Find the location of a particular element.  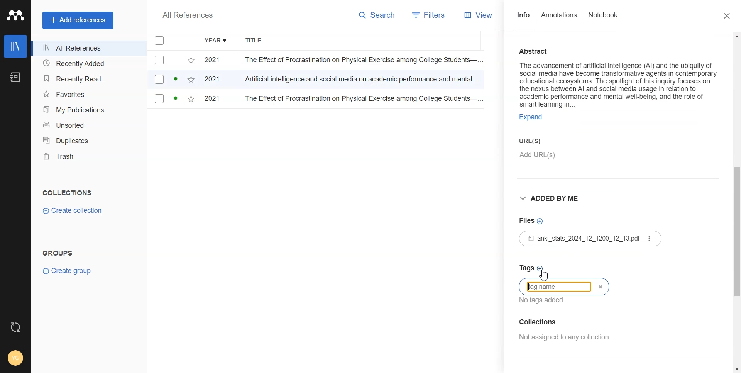

Add references is located at coordinates (79, 20).